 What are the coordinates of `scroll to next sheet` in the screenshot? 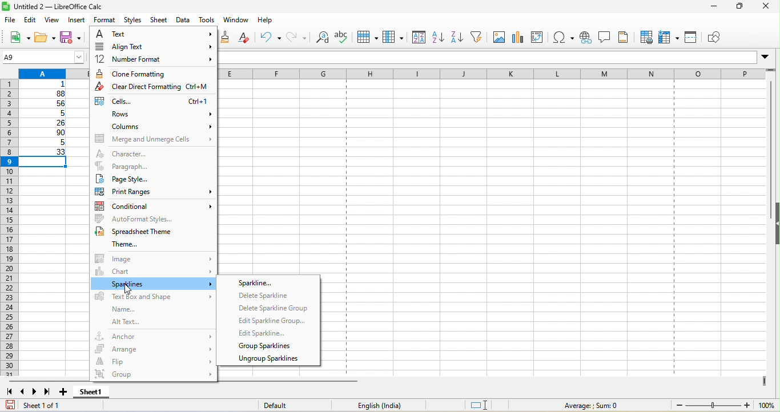 It's located at (37, 393).